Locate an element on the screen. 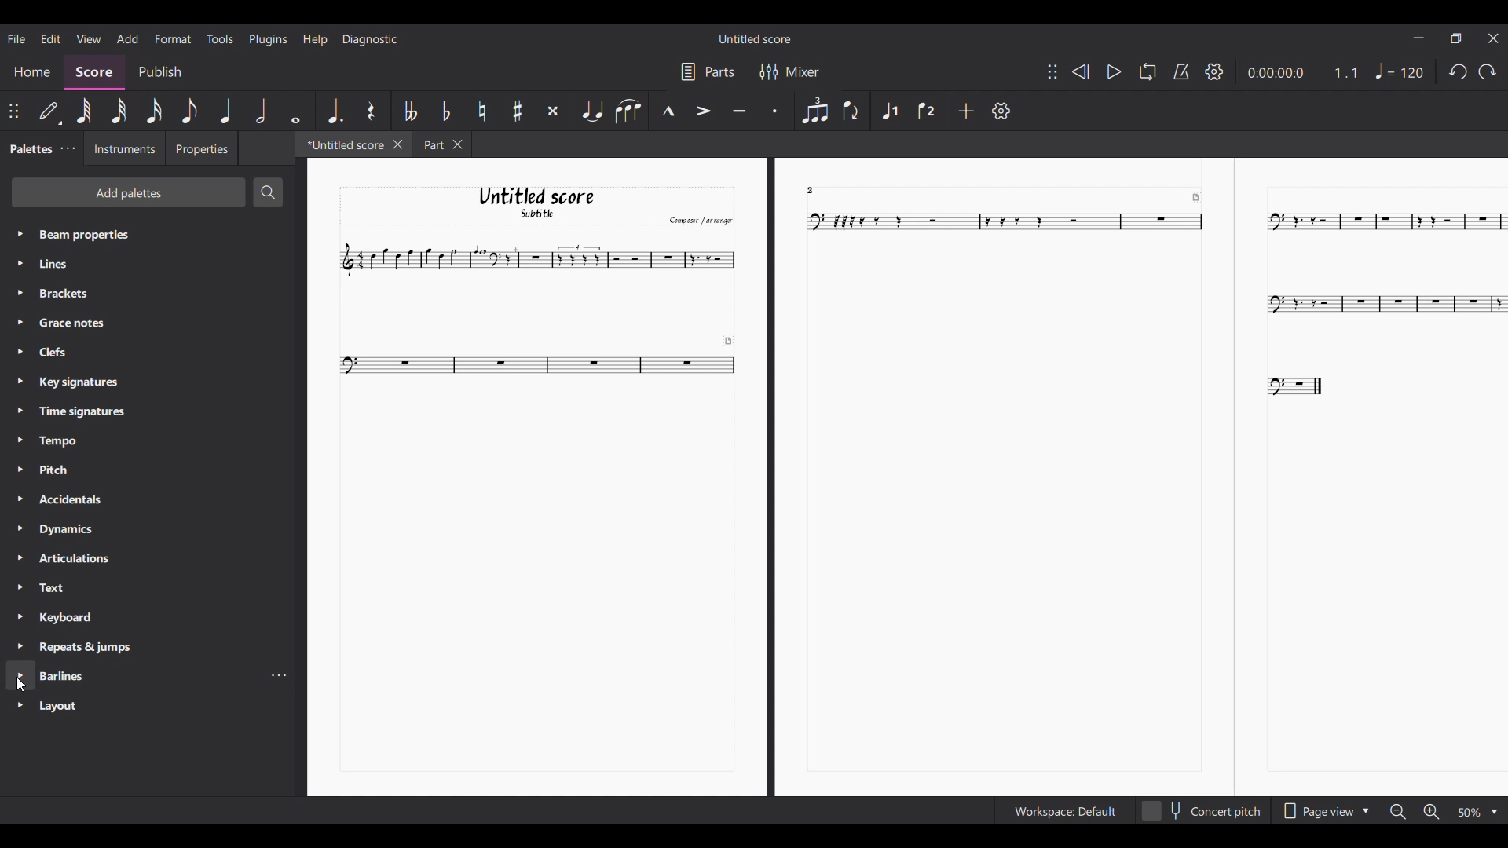 Image resolution: width=1508 pixels, height=848 pixels. Settings is located at coordinates (1214, 71).